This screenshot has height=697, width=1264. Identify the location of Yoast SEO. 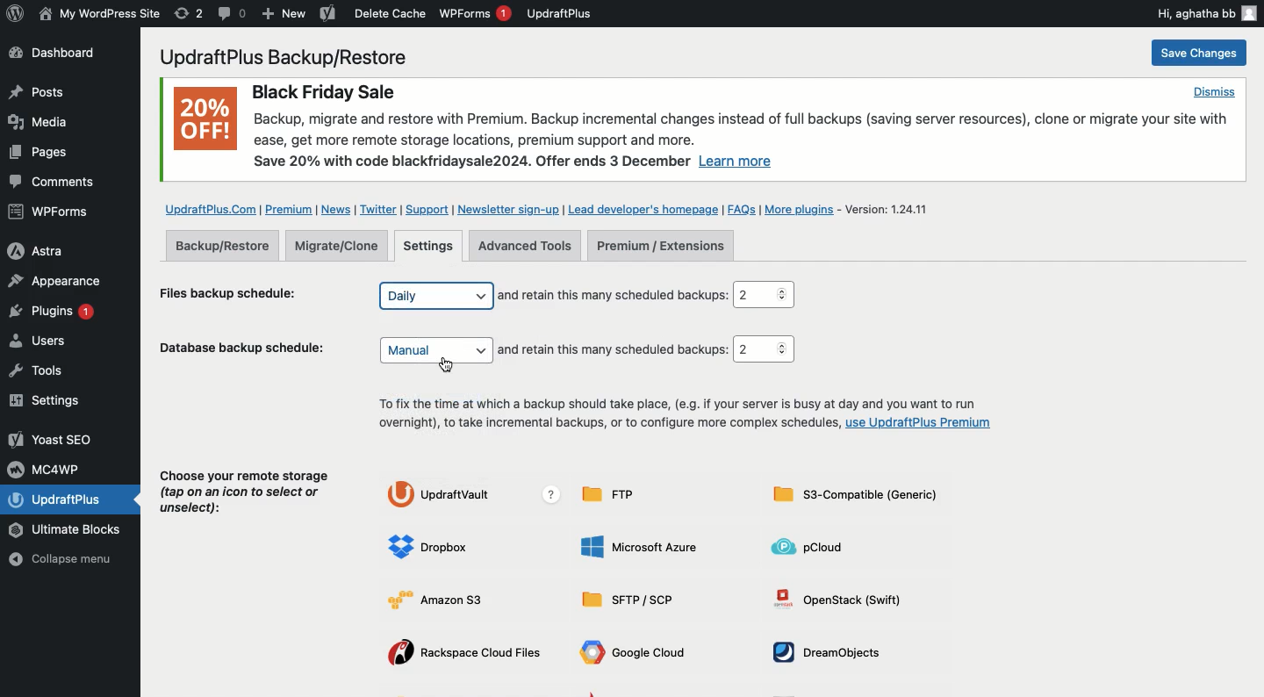
(53, 439).